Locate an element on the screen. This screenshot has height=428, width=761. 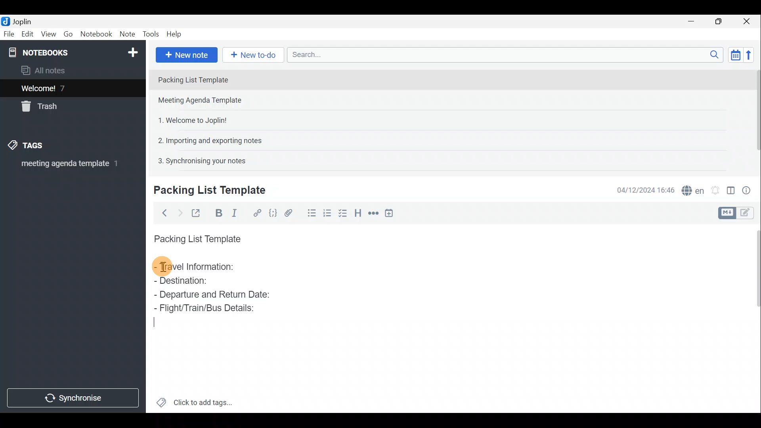
Note is located at coordinates (127, 34).